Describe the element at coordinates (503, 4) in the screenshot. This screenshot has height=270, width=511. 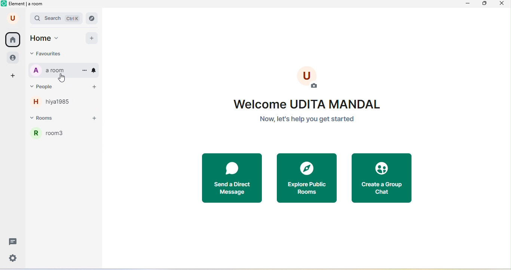
I see `close` at that location.